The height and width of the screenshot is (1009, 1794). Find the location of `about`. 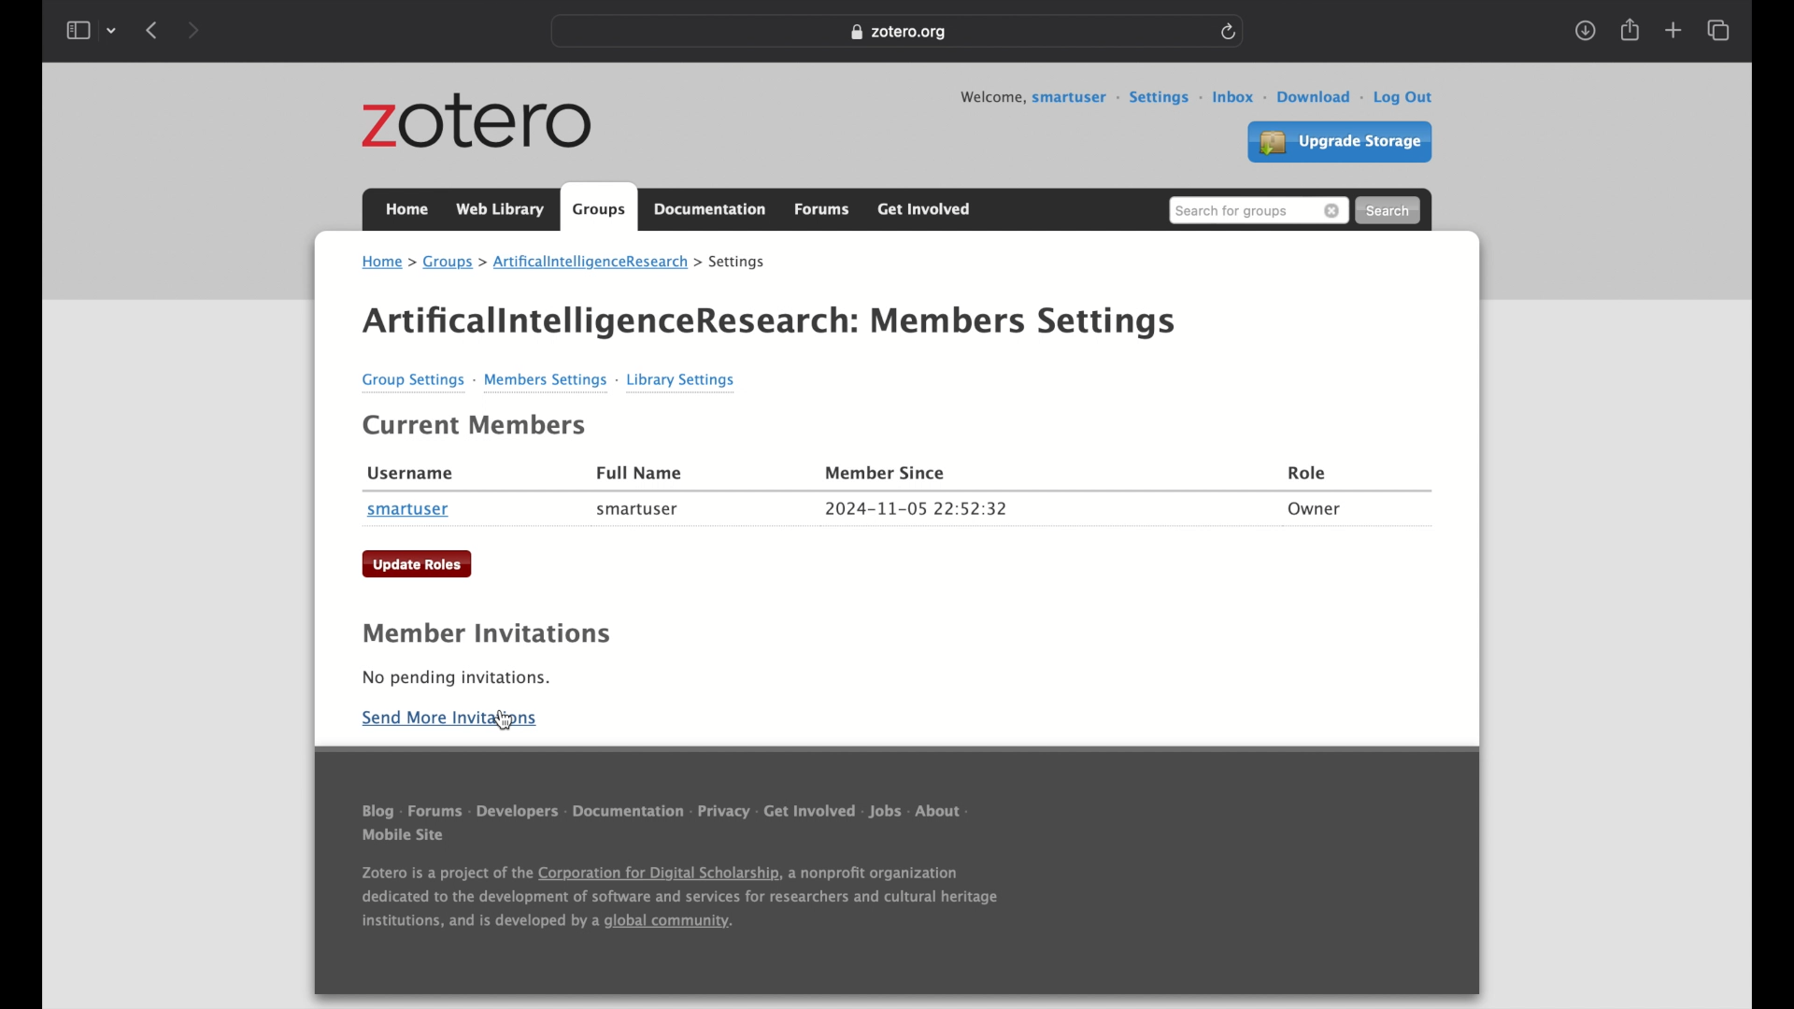

about is located at coordinates (943, 812).